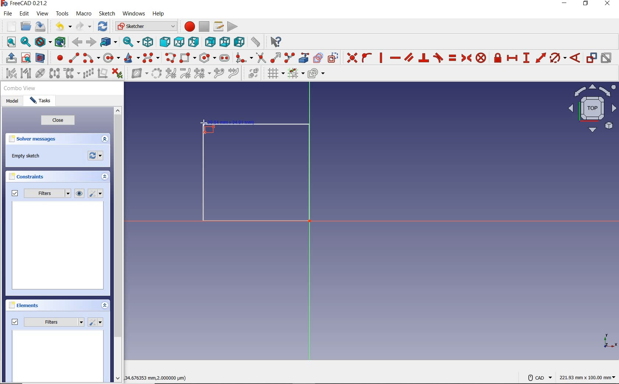 The height and width of the screenshot is (384, 619). Describe the element at coordinates (157, 74) in the screenshot. I see `convert geometry to B-Spline` at that location.